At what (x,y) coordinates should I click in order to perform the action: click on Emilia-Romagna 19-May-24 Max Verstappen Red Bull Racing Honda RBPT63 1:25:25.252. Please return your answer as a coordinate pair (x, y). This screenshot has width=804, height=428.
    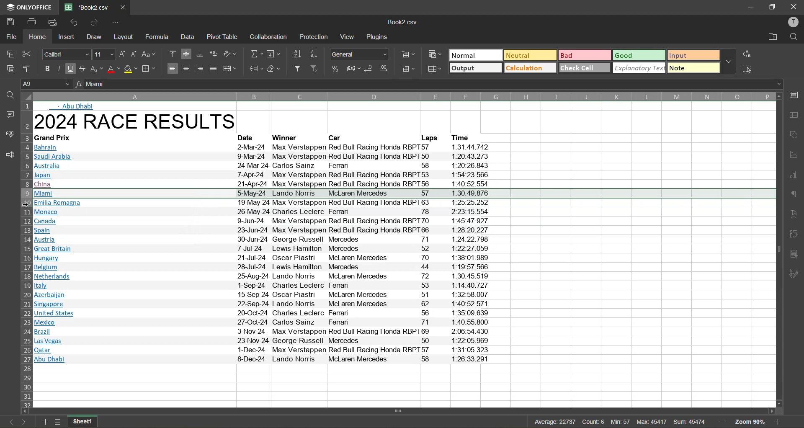
    Looking at the image, I should click on (261, 203).